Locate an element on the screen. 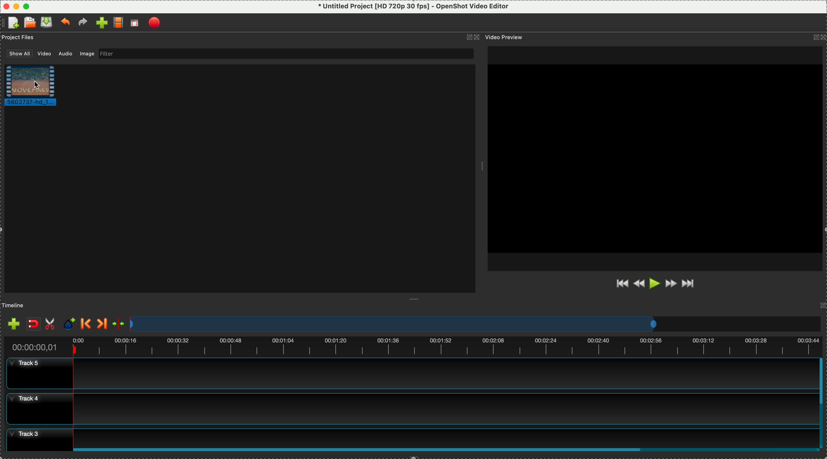  close is located at coordinates (5, 5).